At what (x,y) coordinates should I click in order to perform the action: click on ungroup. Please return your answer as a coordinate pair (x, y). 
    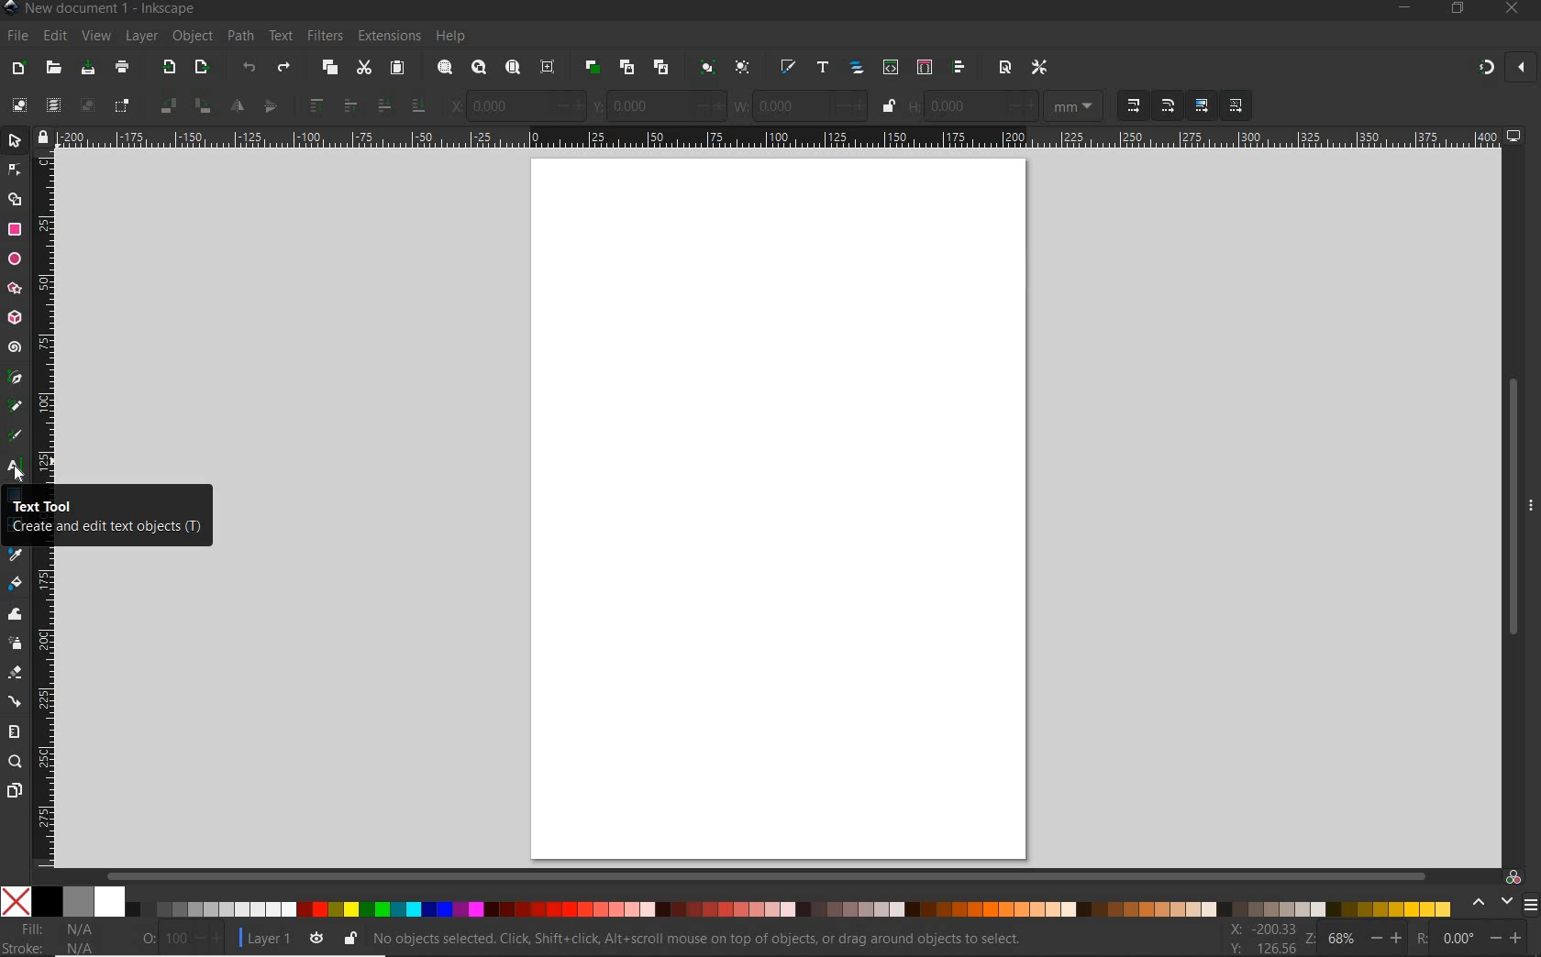
    Looking at the image, I should click on (742, 68).